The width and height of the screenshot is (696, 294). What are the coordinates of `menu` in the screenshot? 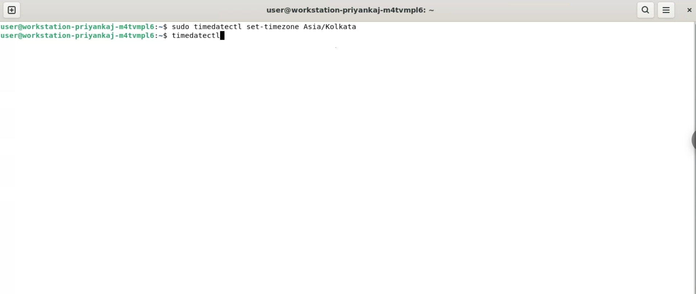 It's located at (666, 10).